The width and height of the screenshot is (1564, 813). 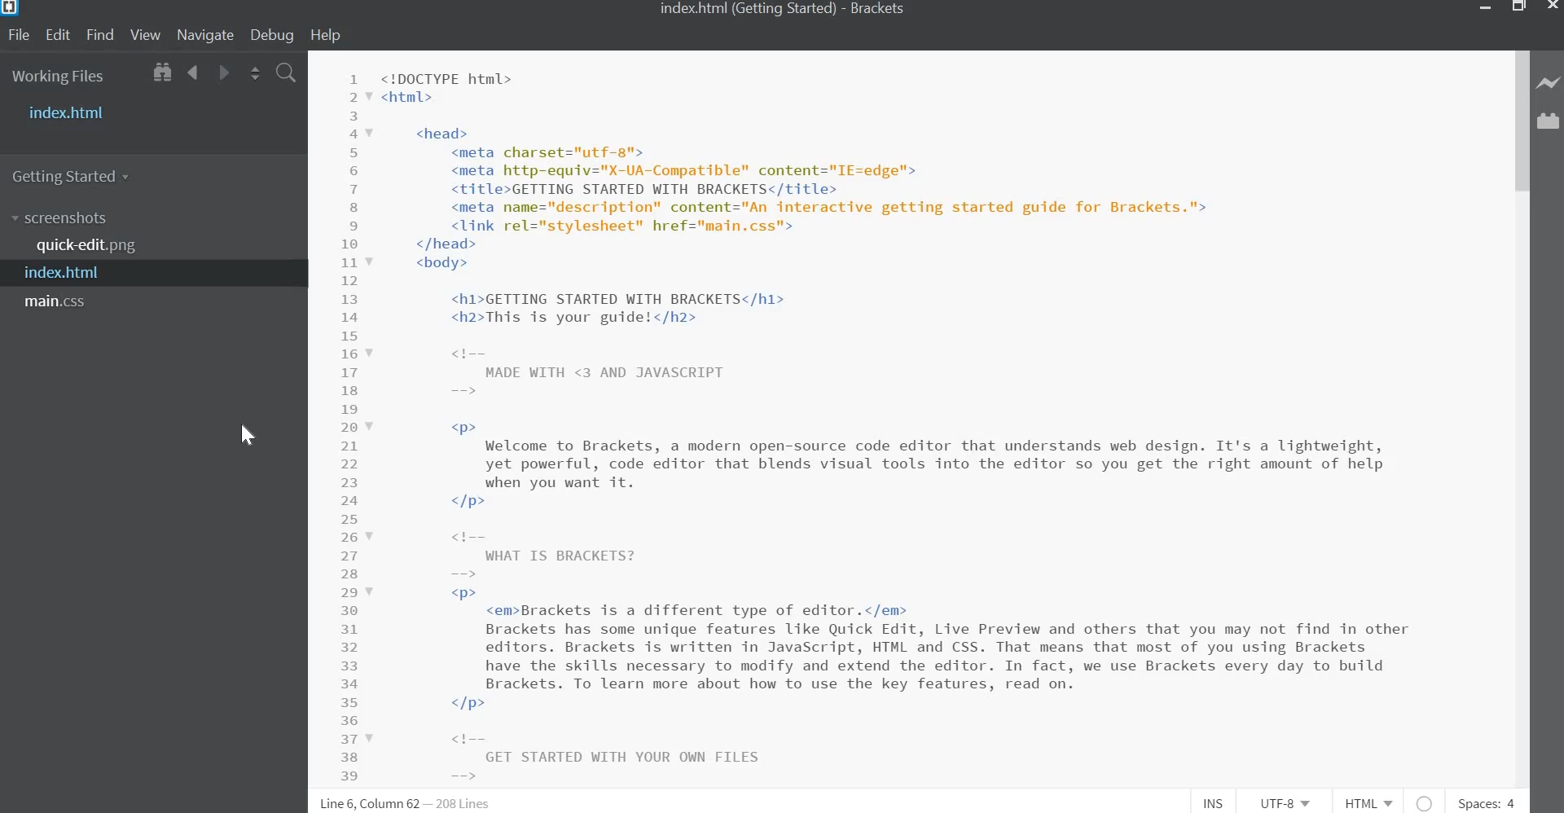 I want to click on Index.html file, so click(x=70, y=274).